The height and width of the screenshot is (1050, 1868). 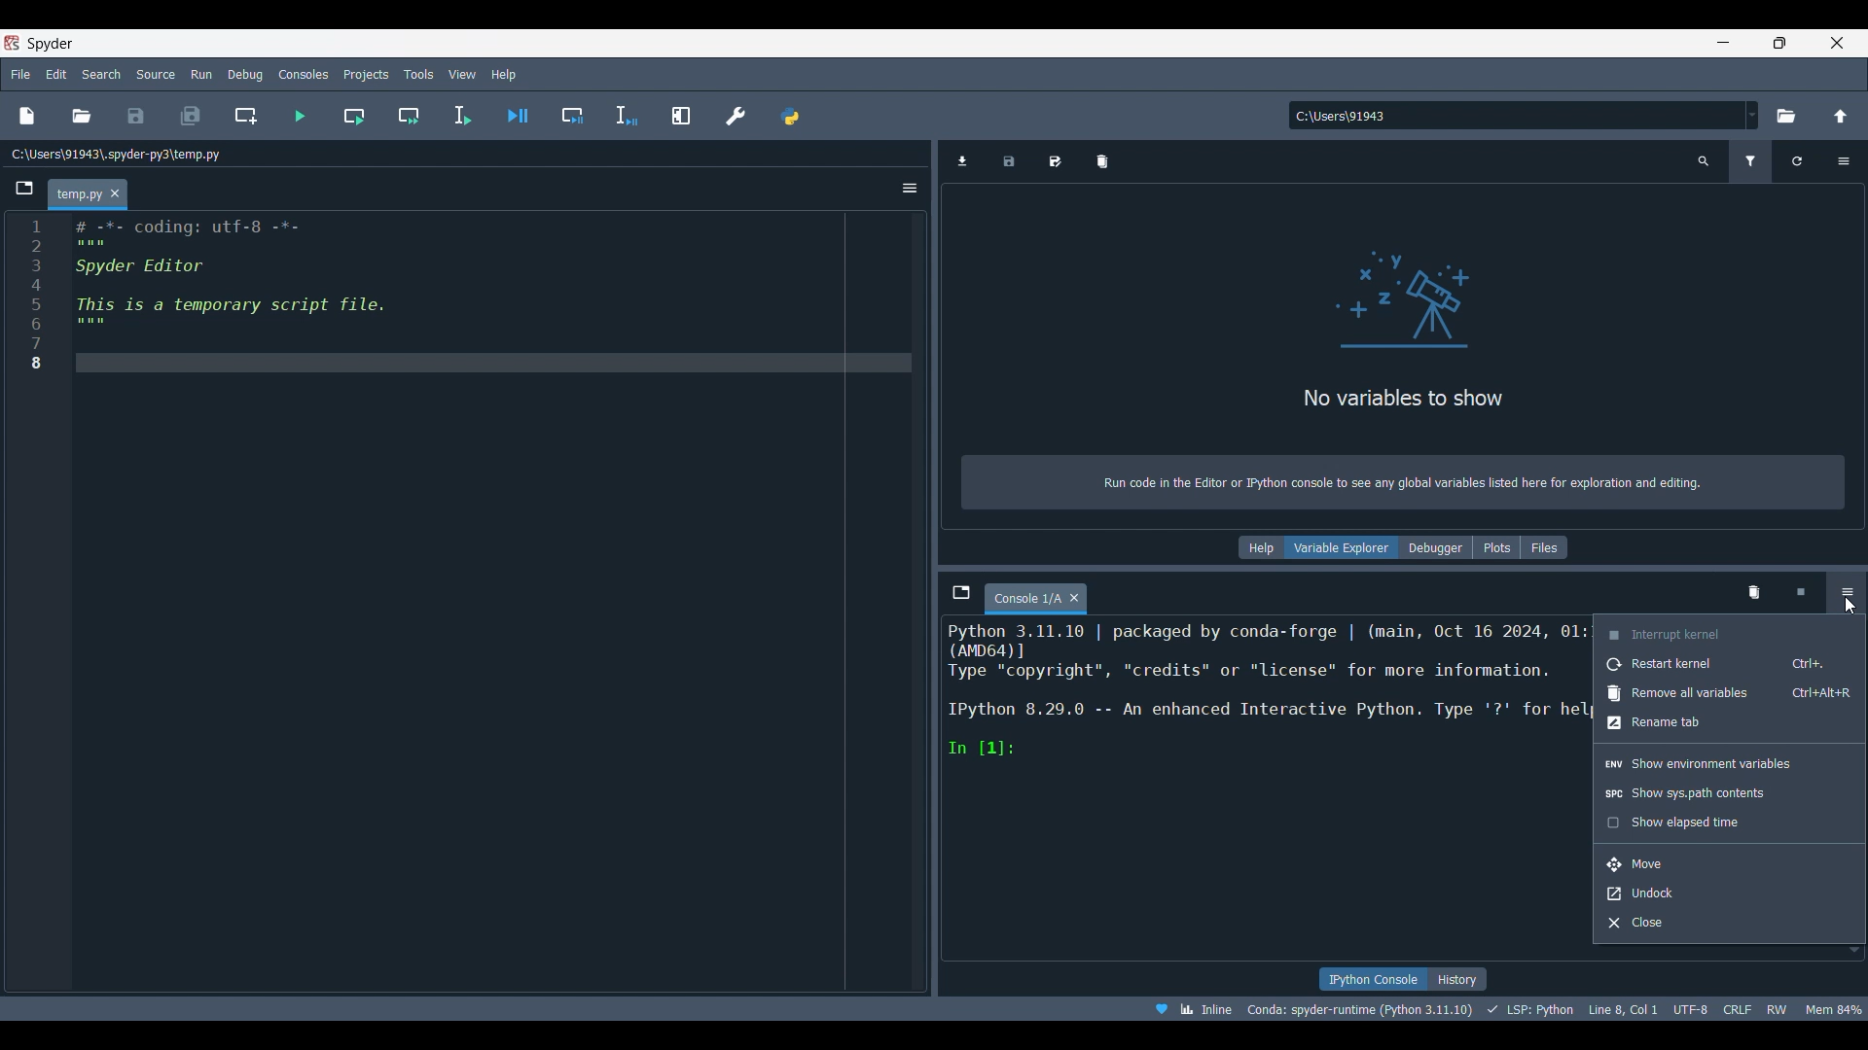 I want to click on Options, so click(x=1845, y=162).